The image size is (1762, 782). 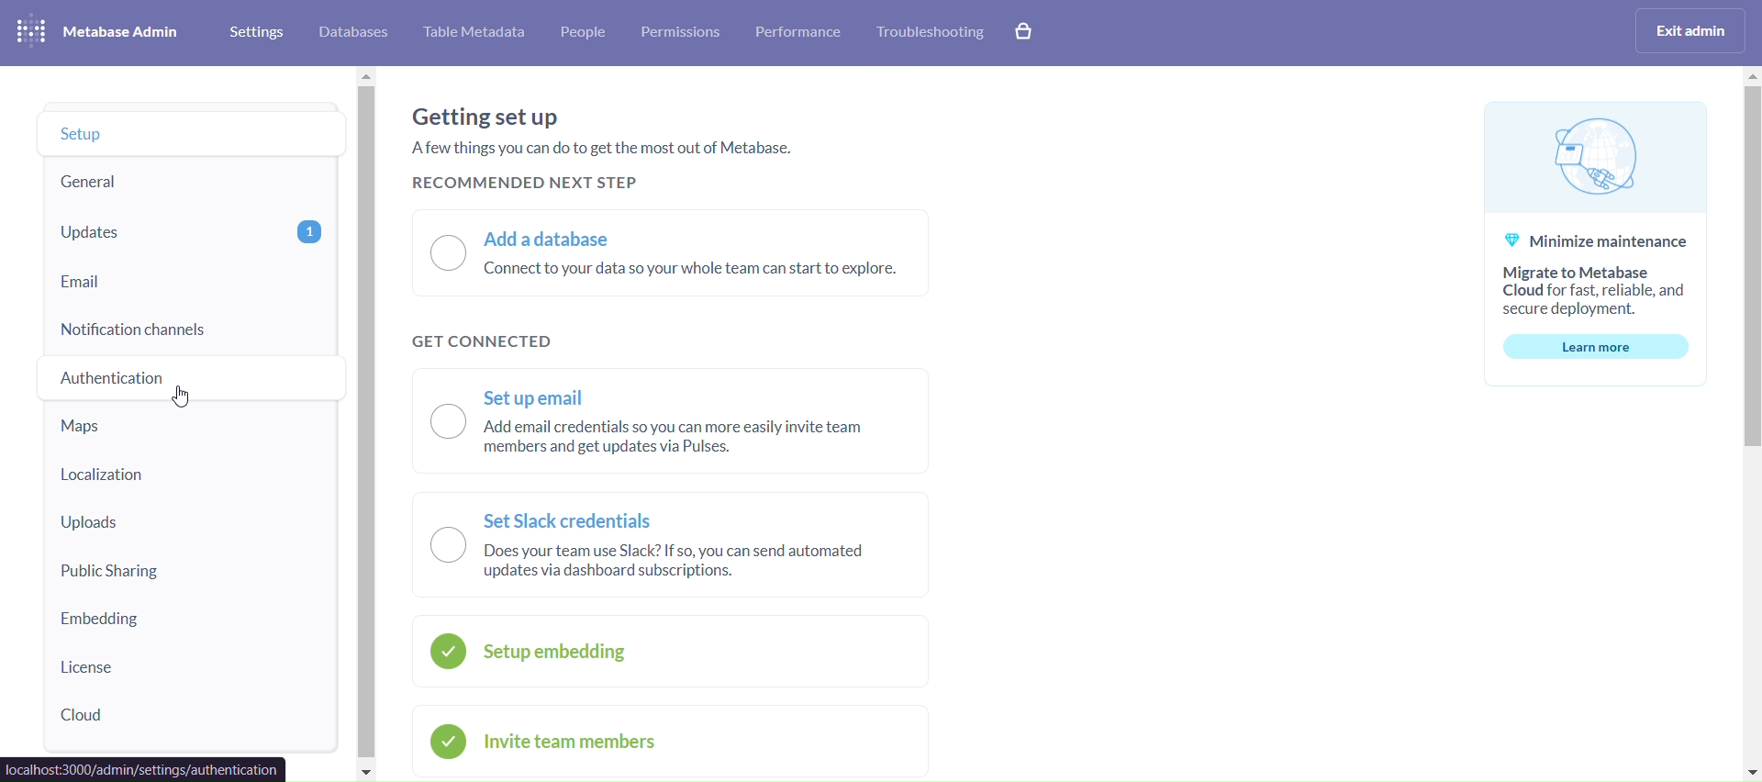 I want to click on general, so click(x=188, y=182).